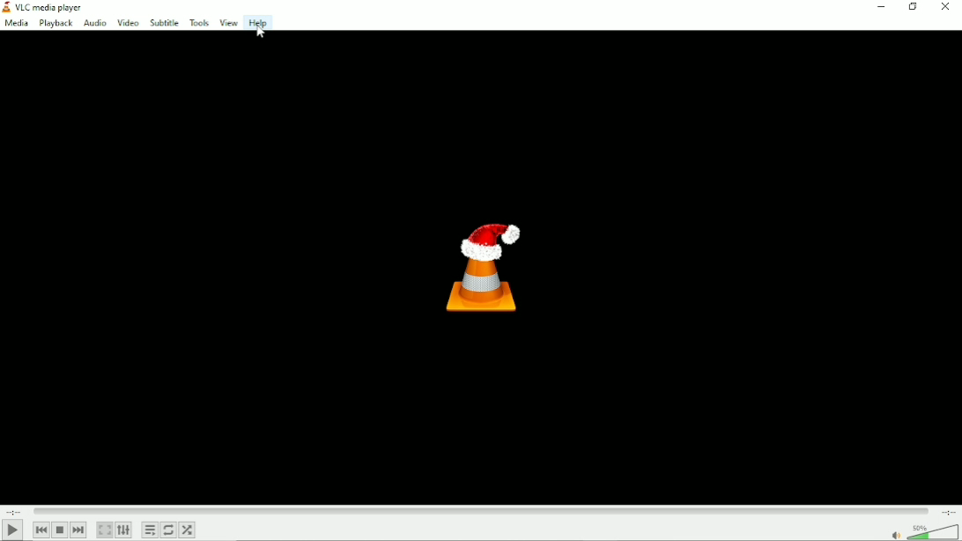 Image resolution: width=962 pixels, height=541 pixels. Describe the element at coordinates (11, 530) in the screenshot. I see `Play` at that location.